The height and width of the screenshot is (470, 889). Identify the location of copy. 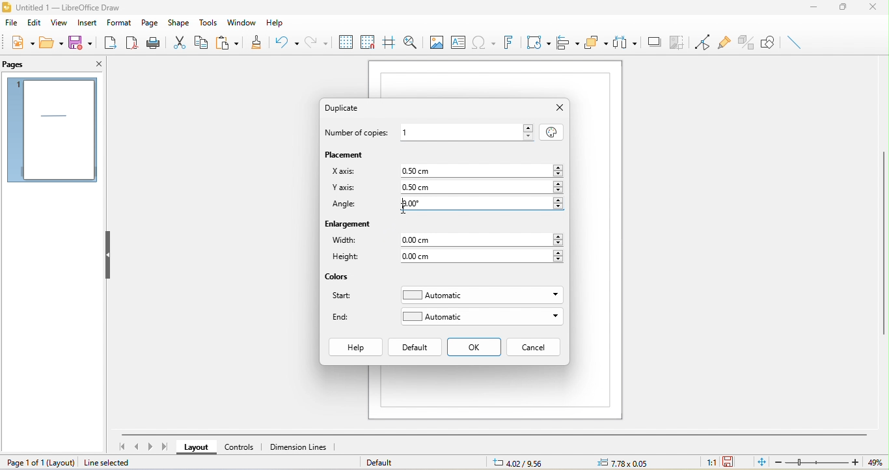
(206, 44).